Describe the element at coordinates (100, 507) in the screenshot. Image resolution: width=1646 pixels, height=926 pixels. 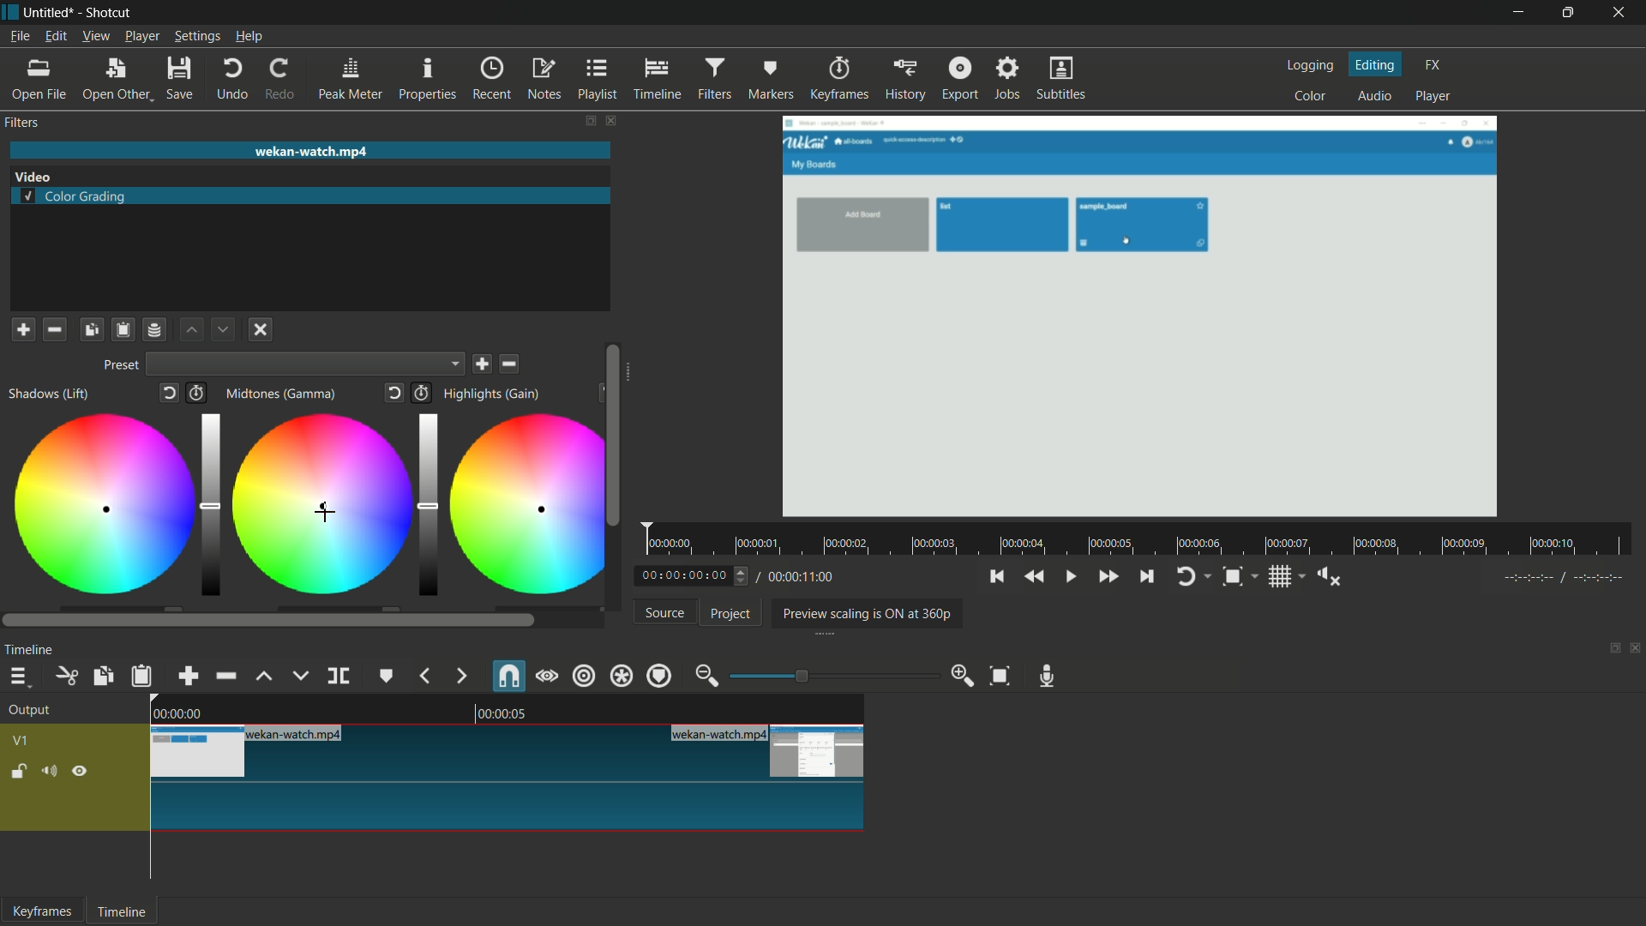
I see `color adjustment` at that location.